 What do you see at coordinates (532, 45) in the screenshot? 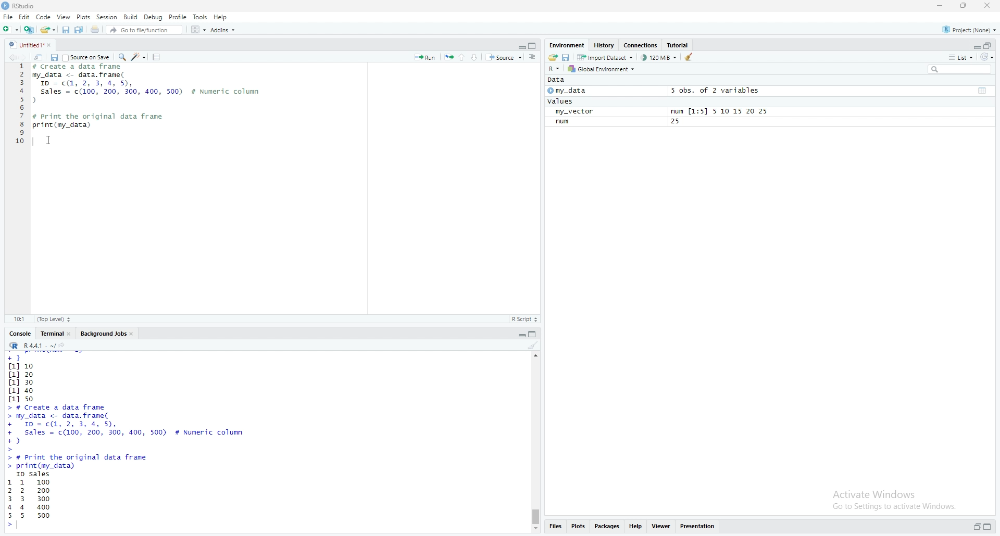
I see `maximize` at bounding box center [532, 45].